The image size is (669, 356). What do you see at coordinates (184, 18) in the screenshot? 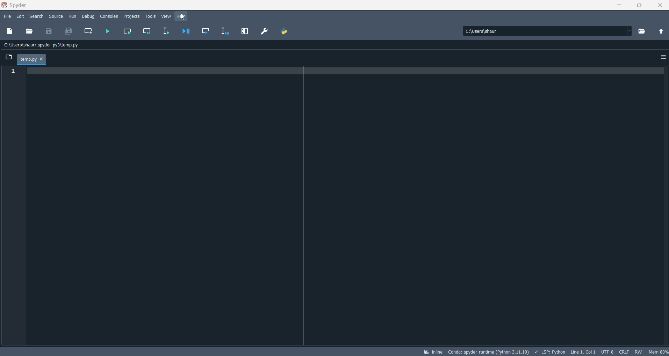
I see `cursor` at bounding box center [184, 18].